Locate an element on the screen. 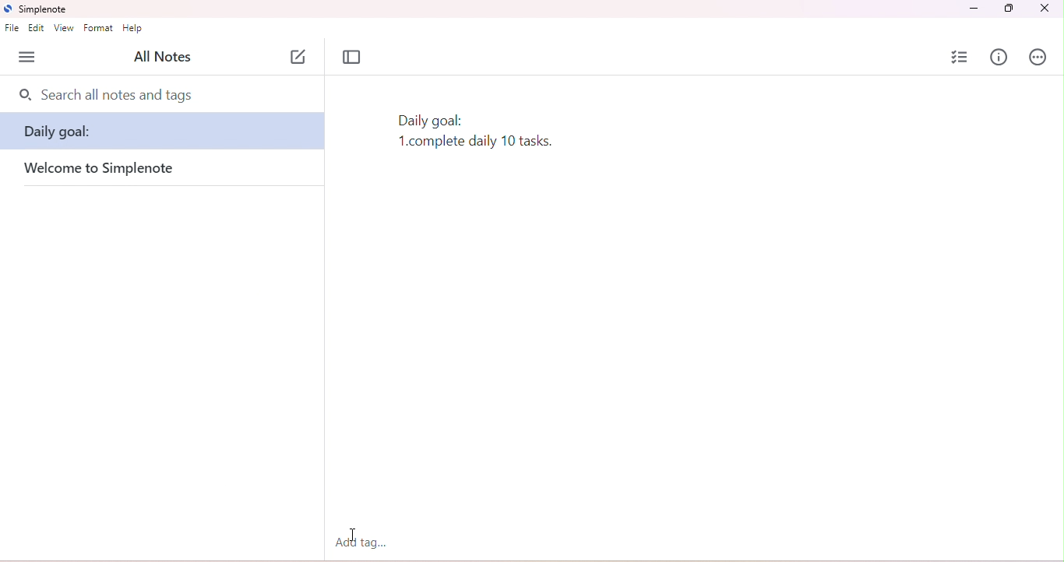 This screenshot has height=562, width=1064. actions is located at coordinates (1037, 57).